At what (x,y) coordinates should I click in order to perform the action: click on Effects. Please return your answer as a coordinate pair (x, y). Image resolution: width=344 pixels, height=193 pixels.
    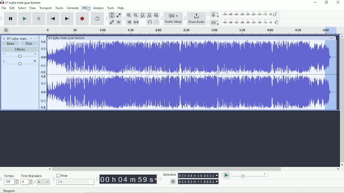
    Looking at the image, I should click on (20, 49).